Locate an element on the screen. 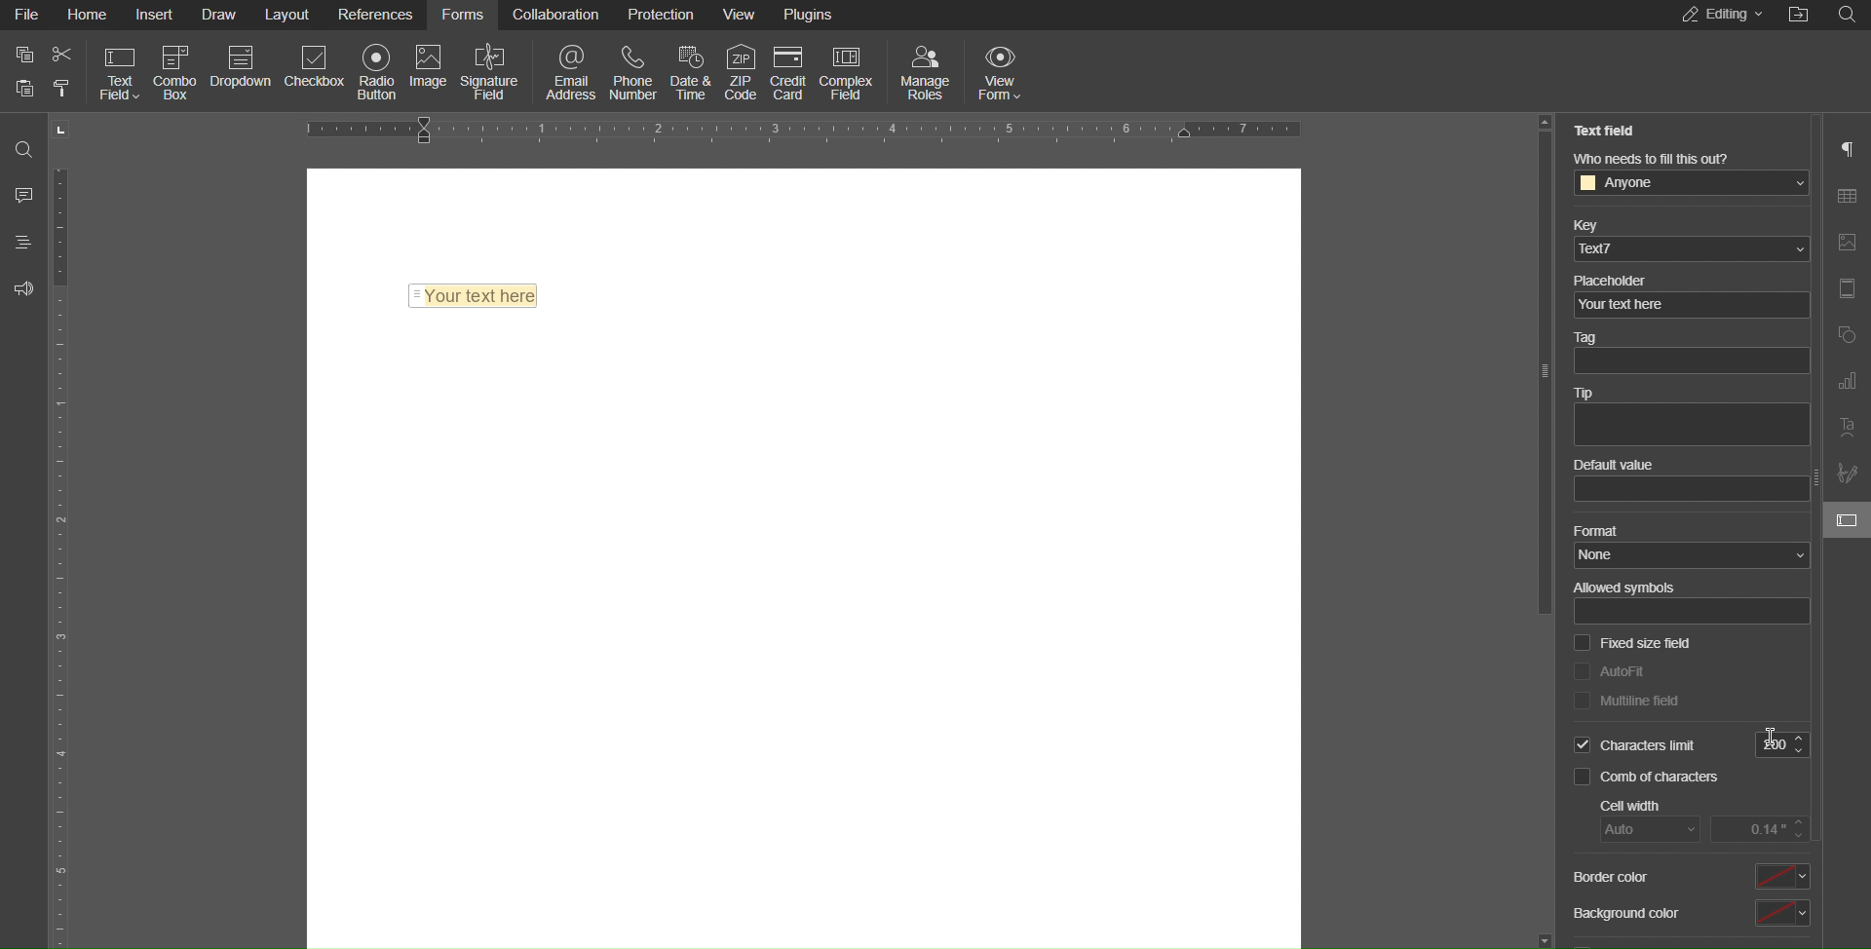 The image size is (1871, 949). Text Field is located at coordinates (474, 291).